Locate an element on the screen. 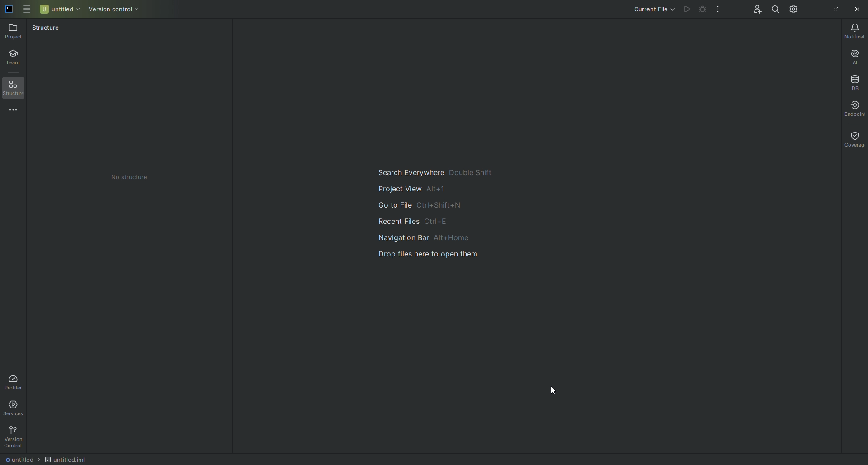  Project is located at coordinates (15, 31).